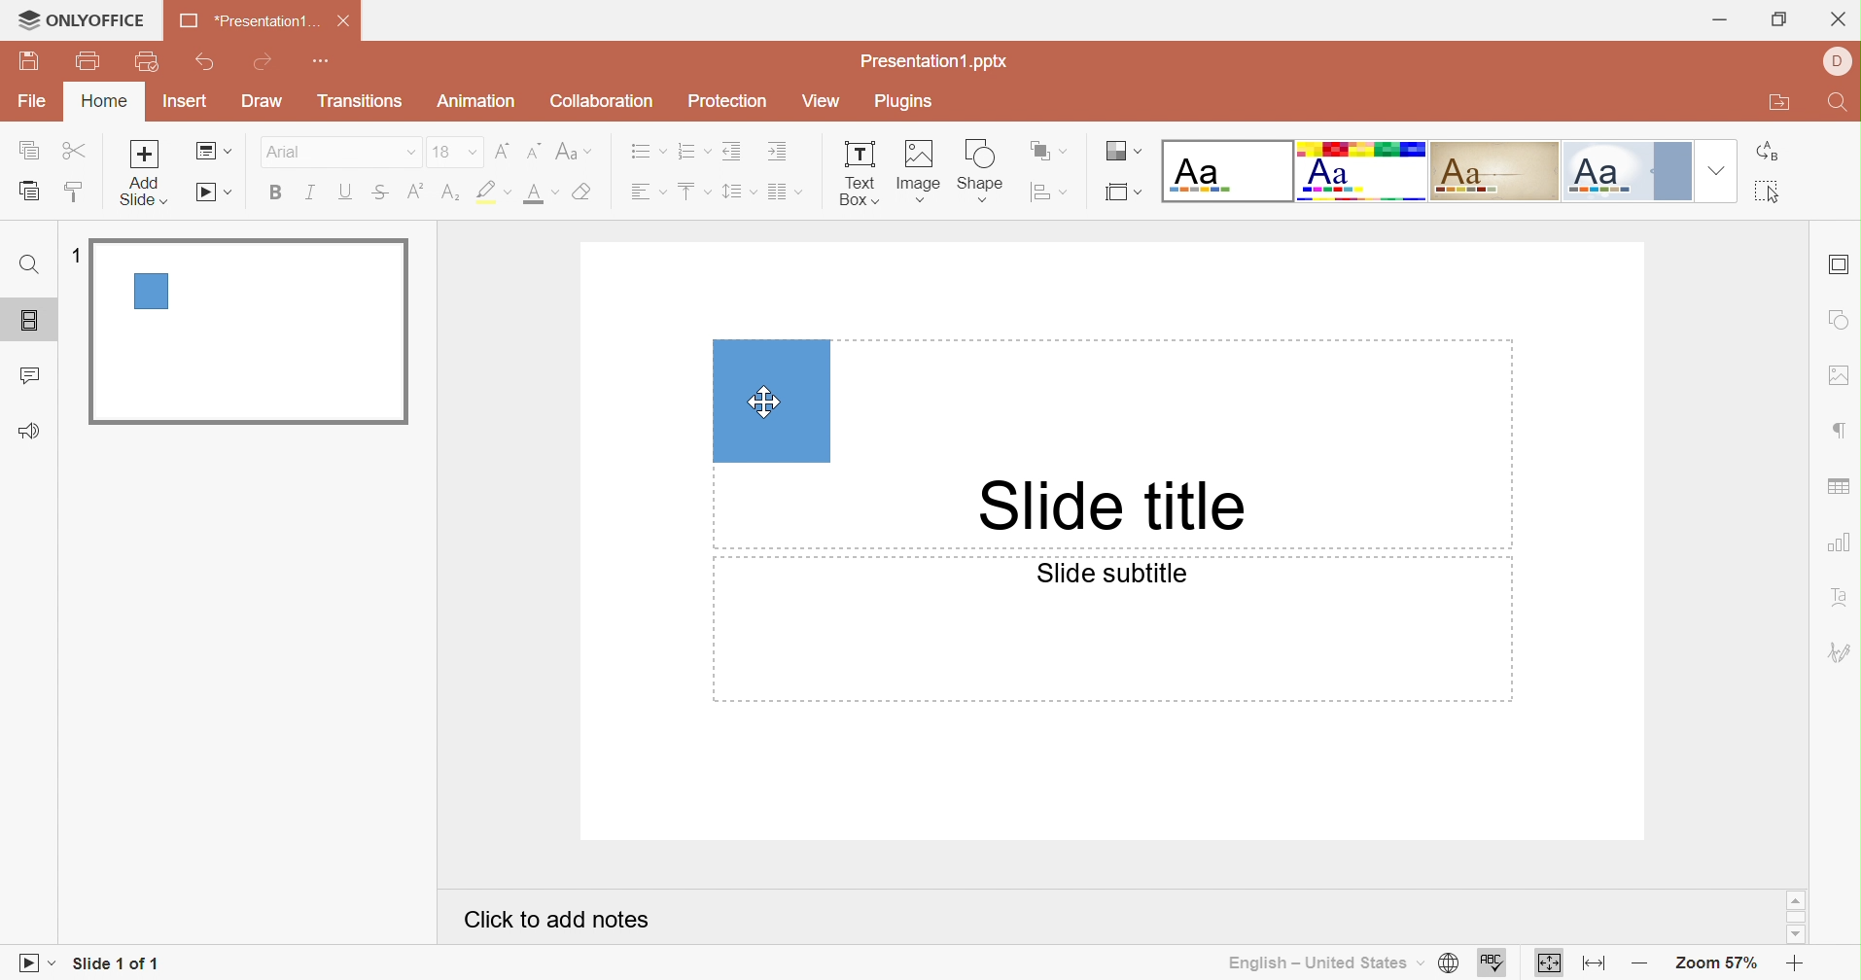 Image resolution: width=1861 pixels, height=980 pixels. What do you see at coordinates (1494, 170) in the screenshot?
I see `Classic` at bounding box center [1494, 170].